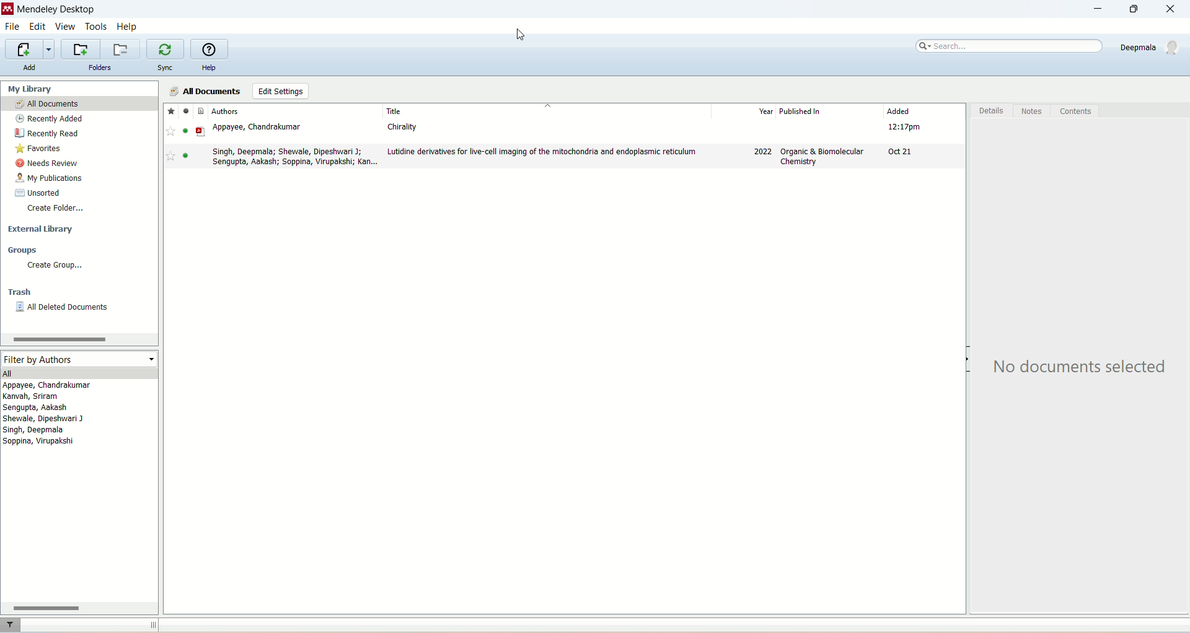 The image size is (1190, 633). What do you see at coordinates (49, 133) in the screenshot?
I see `recently red` at bounding box center [49, 133].